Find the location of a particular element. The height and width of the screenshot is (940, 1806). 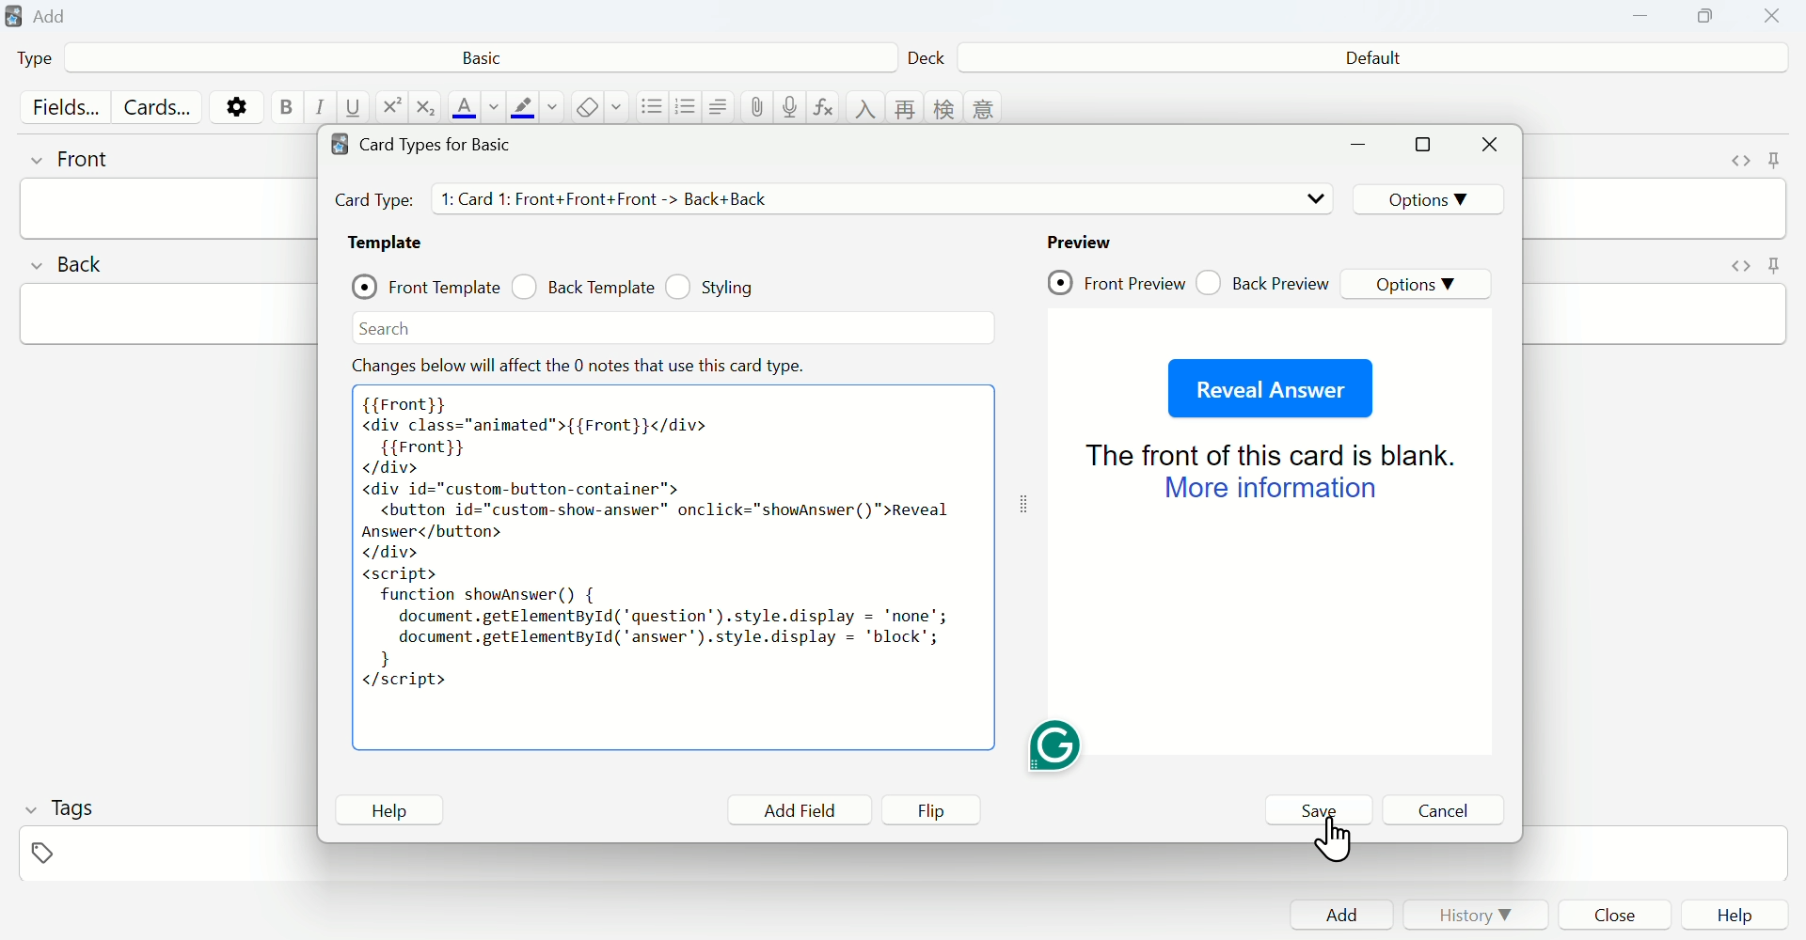

pasted code is located at coordinates (672, 568).